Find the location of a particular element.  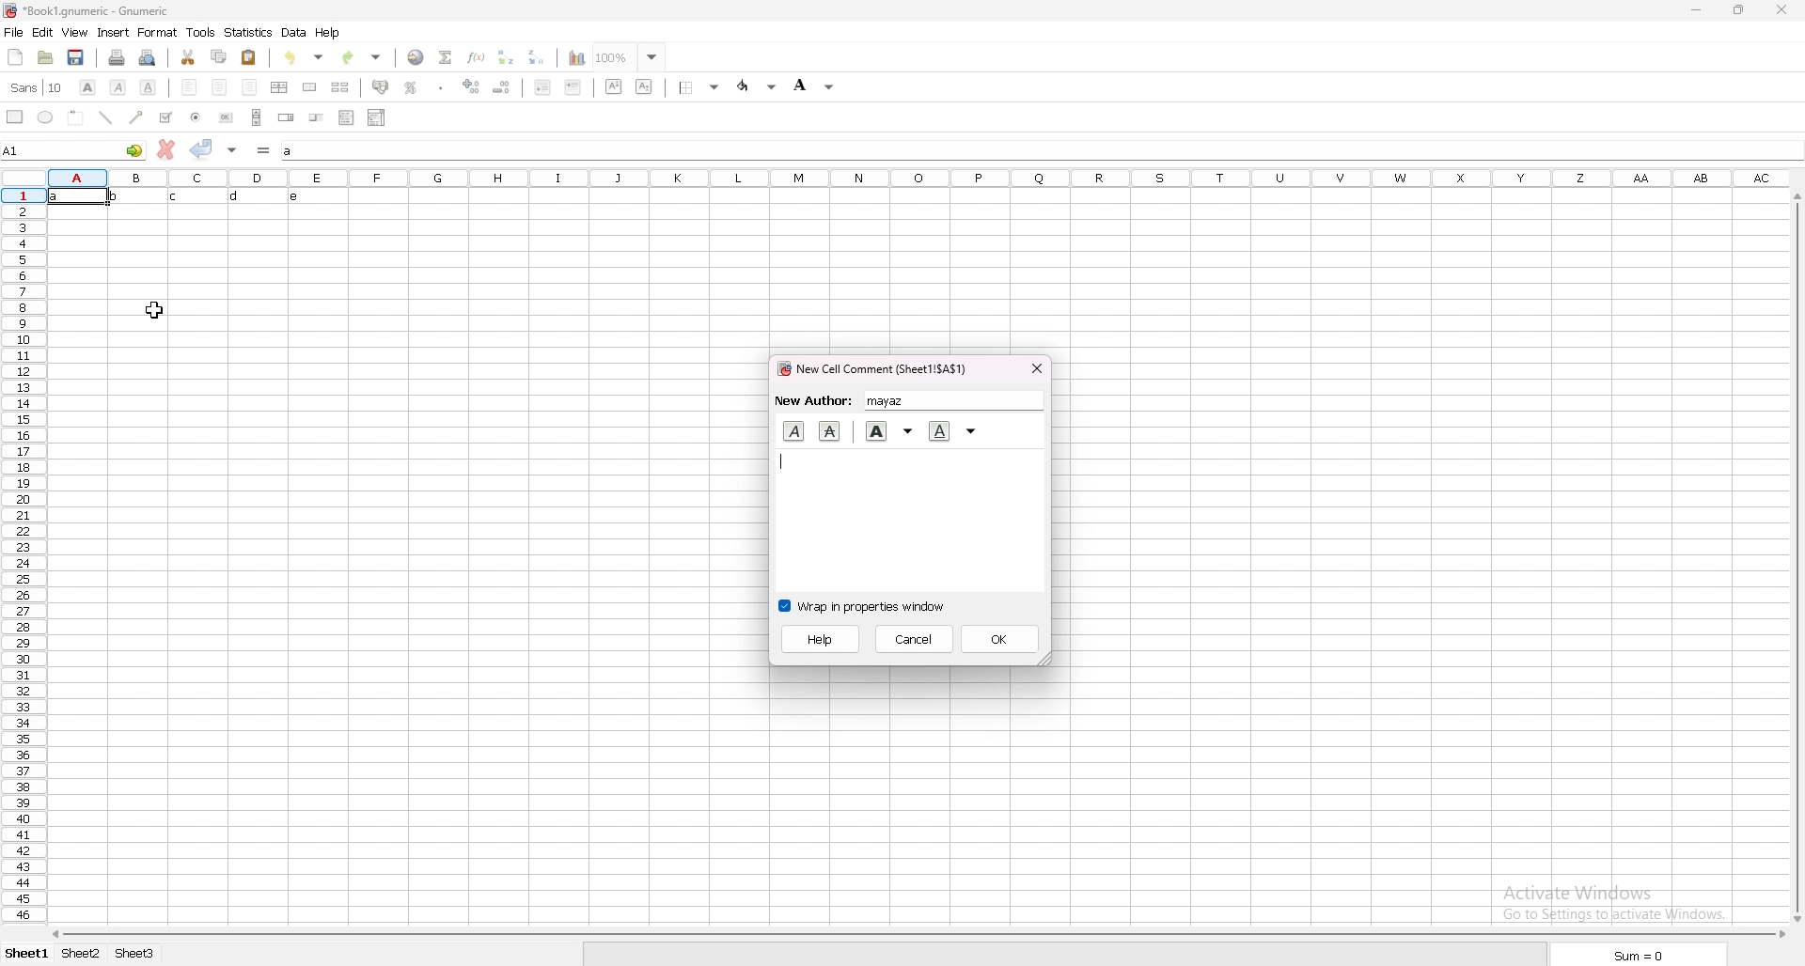

edit is located at coordinates (42, 32).